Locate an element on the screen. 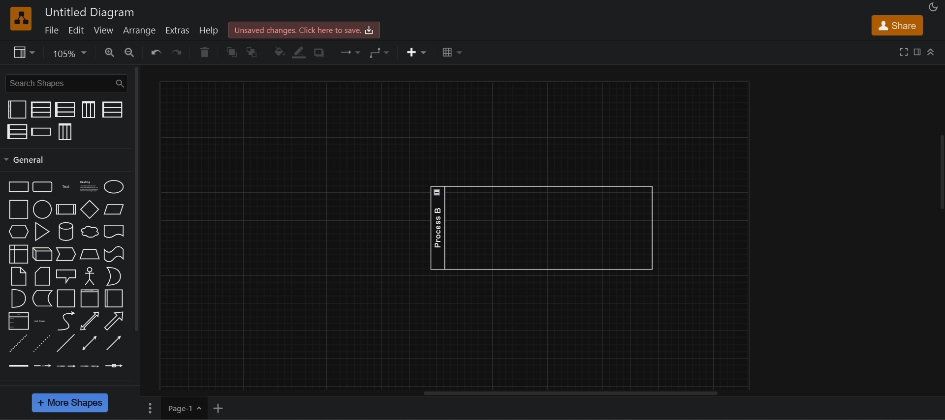 The image size is (945, 420). page 1 is located at coordinates (184, 408).